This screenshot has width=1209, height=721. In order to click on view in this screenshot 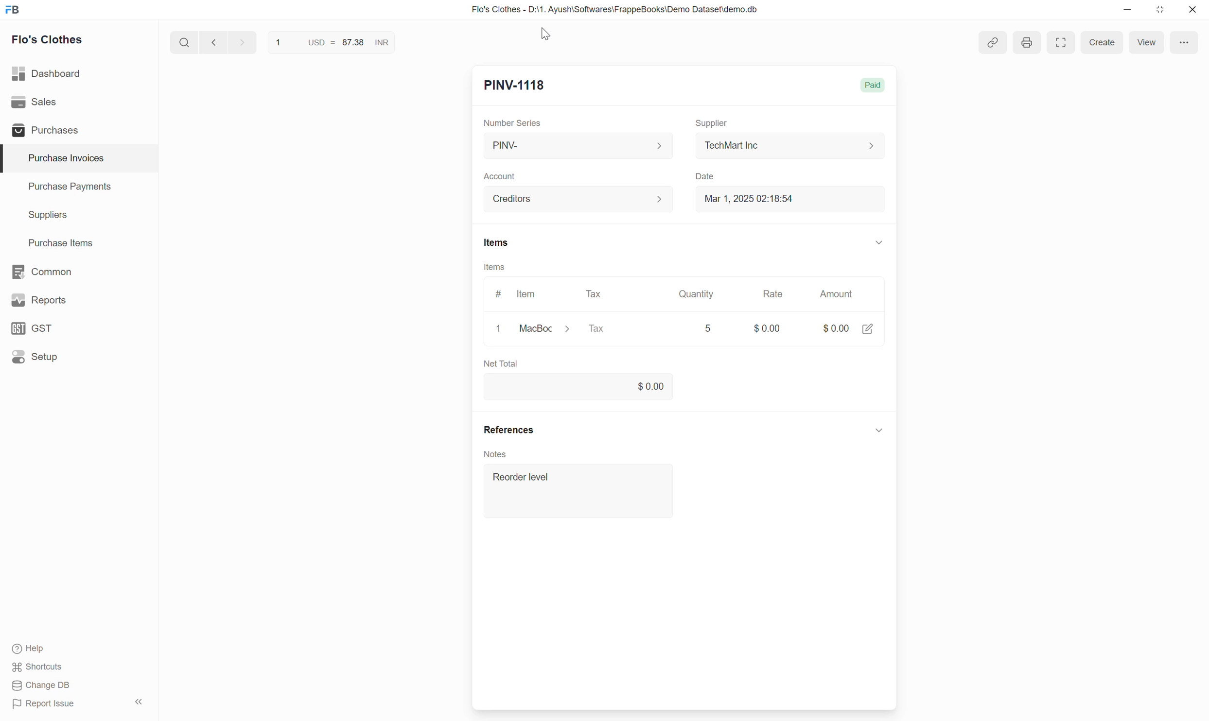, I will do `click(1147, 42)`.